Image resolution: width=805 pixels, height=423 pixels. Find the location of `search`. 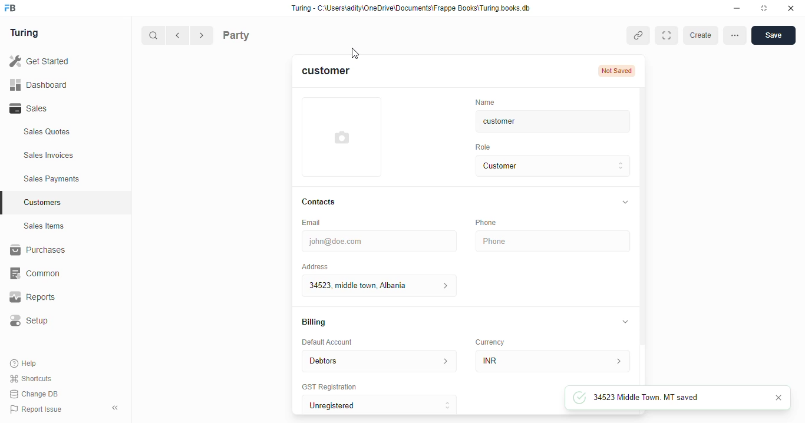

search is located at coordinates (154, 37).